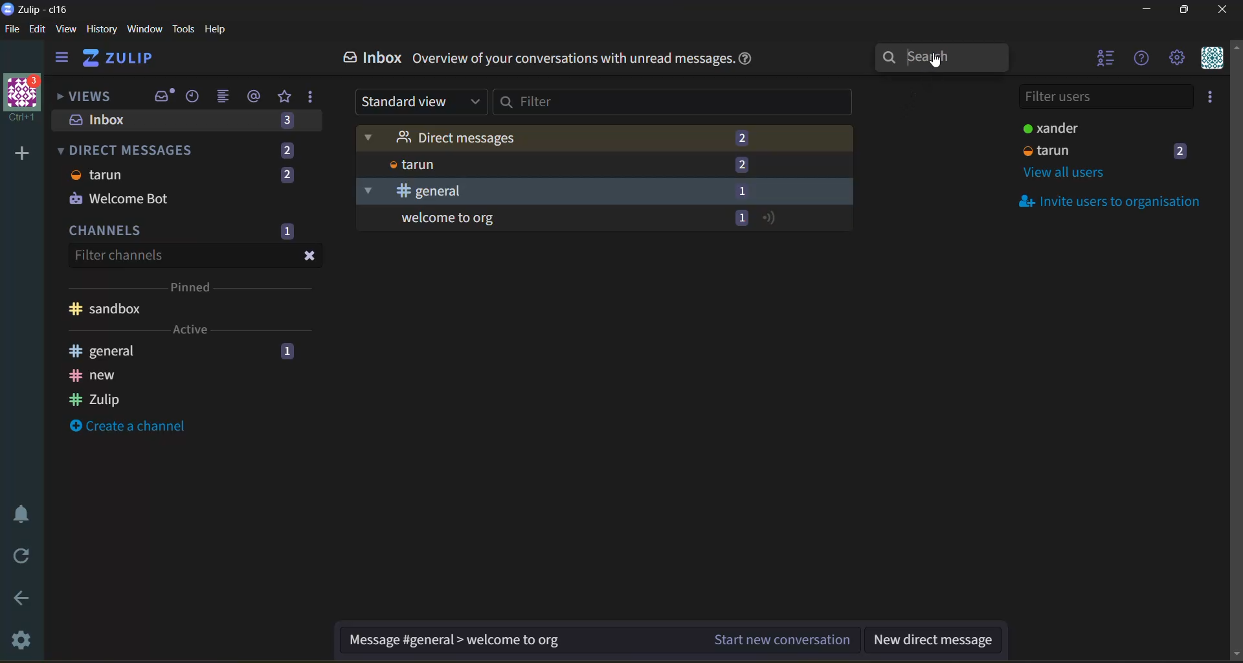  Describe the element at coordinates (95, 376) in the screenshot. I see `# new` at that location.